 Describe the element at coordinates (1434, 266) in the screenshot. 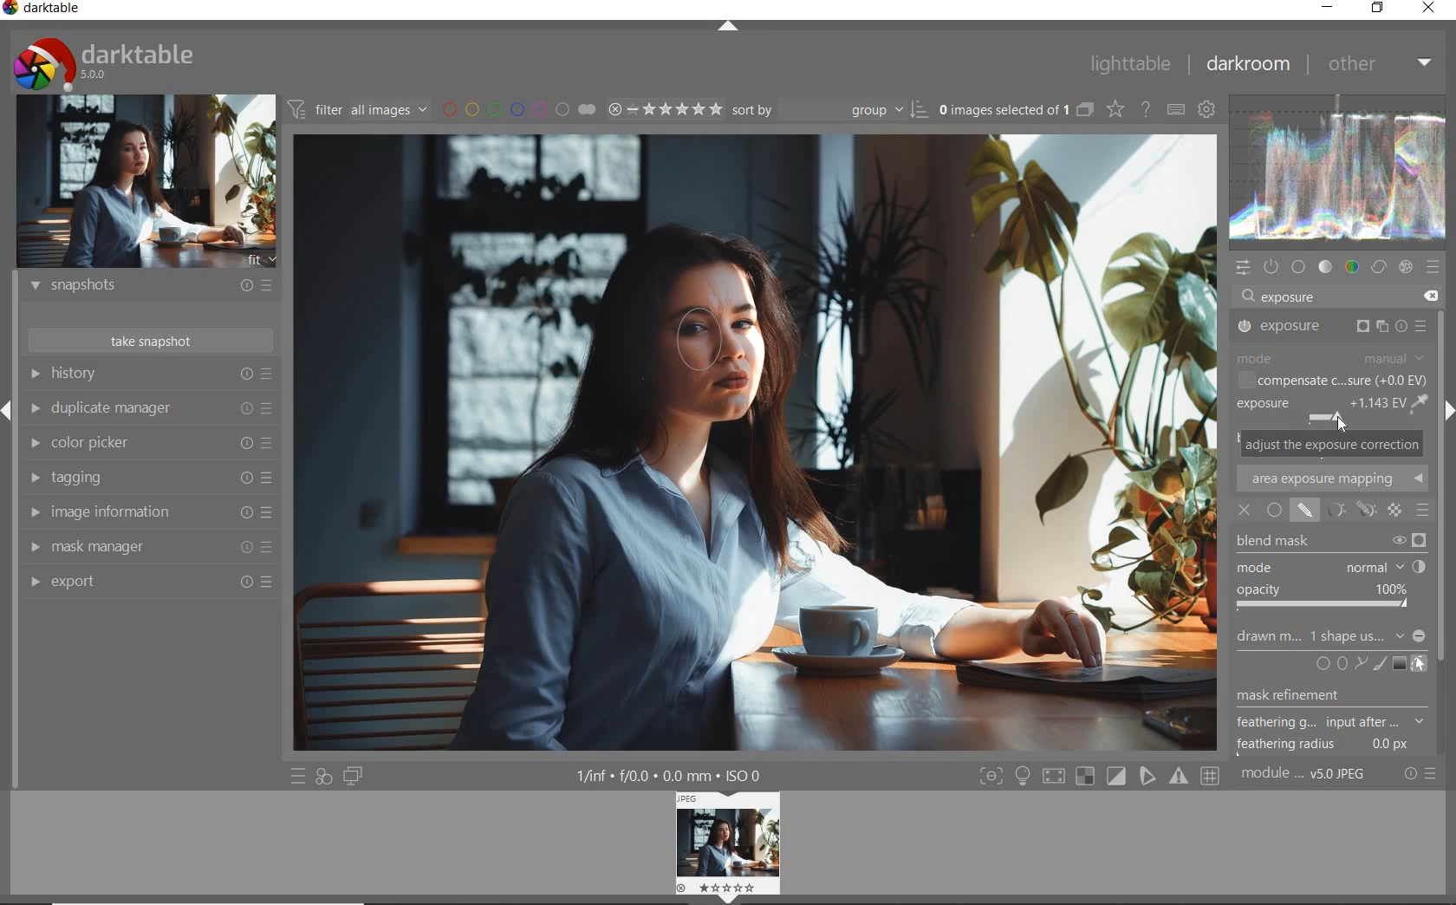

I see `presets` at that location.